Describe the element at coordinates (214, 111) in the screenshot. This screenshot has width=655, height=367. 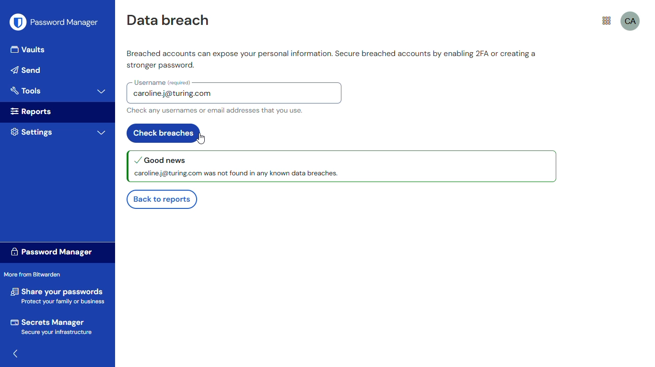
I see `Check any usernames or email addresses that you use.` at that location.